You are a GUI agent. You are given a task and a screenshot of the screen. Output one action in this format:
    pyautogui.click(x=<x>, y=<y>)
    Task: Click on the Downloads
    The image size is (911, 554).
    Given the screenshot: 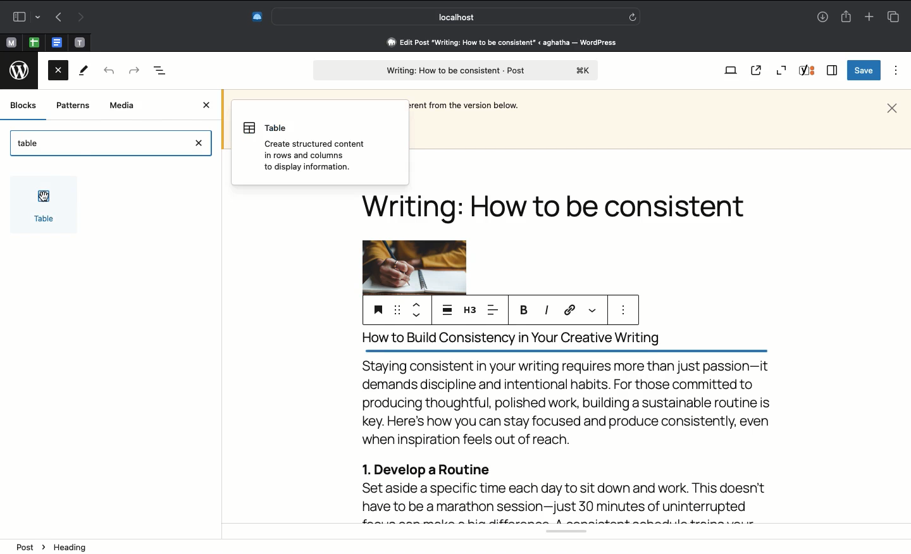 What is the action you would take?
    pyautogui.click(x=824, y=16)
    